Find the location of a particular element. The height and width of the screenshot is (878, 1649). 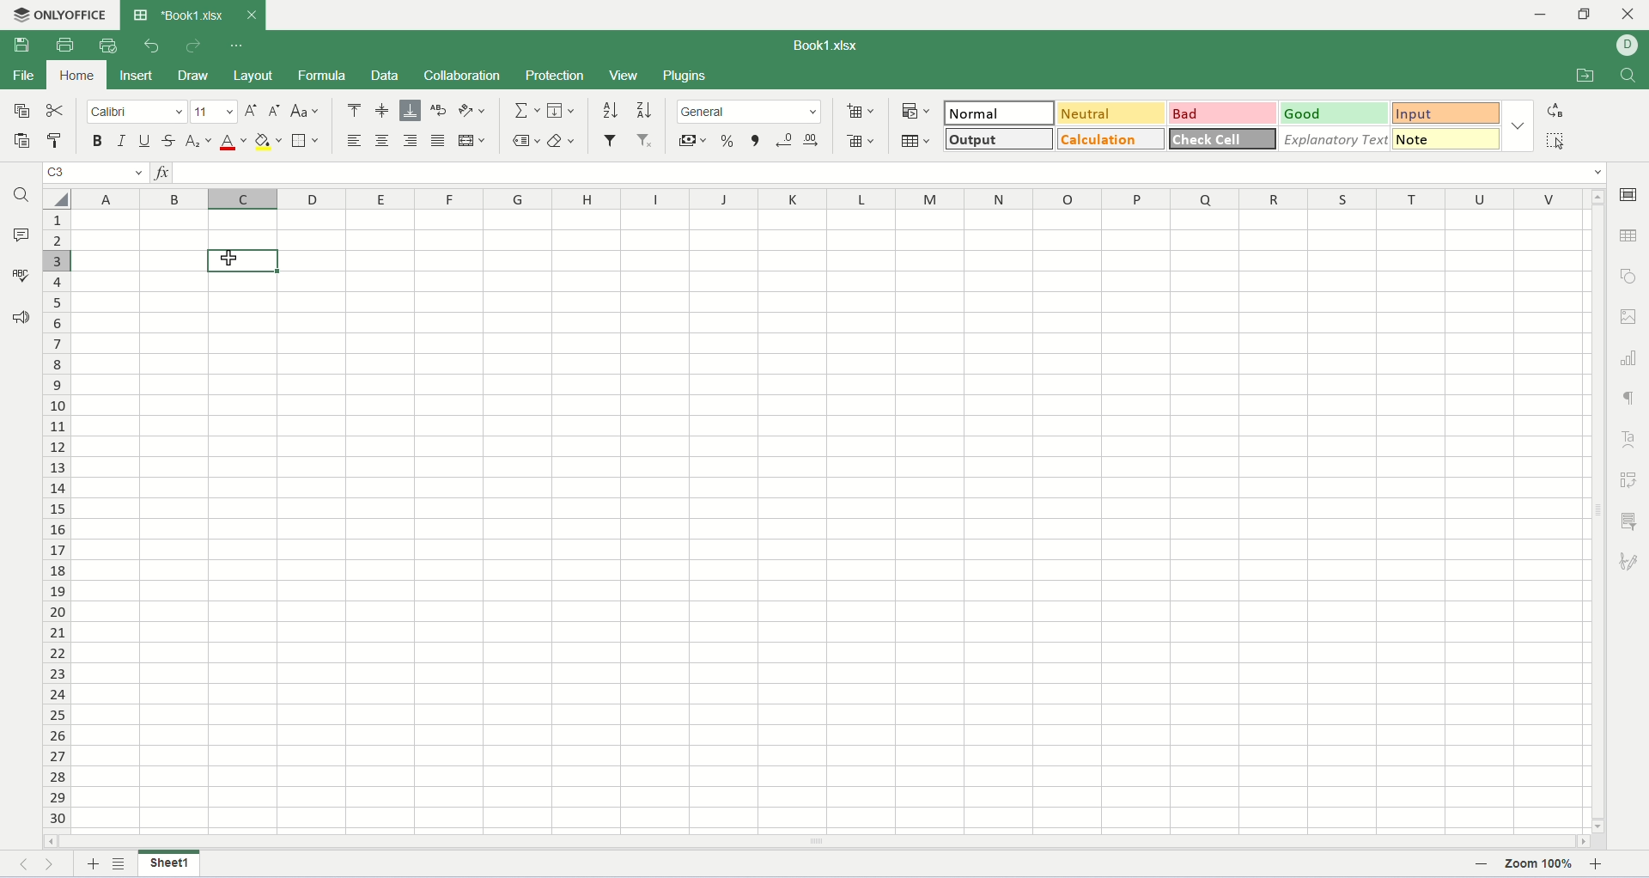

conditional formatting is located at coordinates (916, 111).